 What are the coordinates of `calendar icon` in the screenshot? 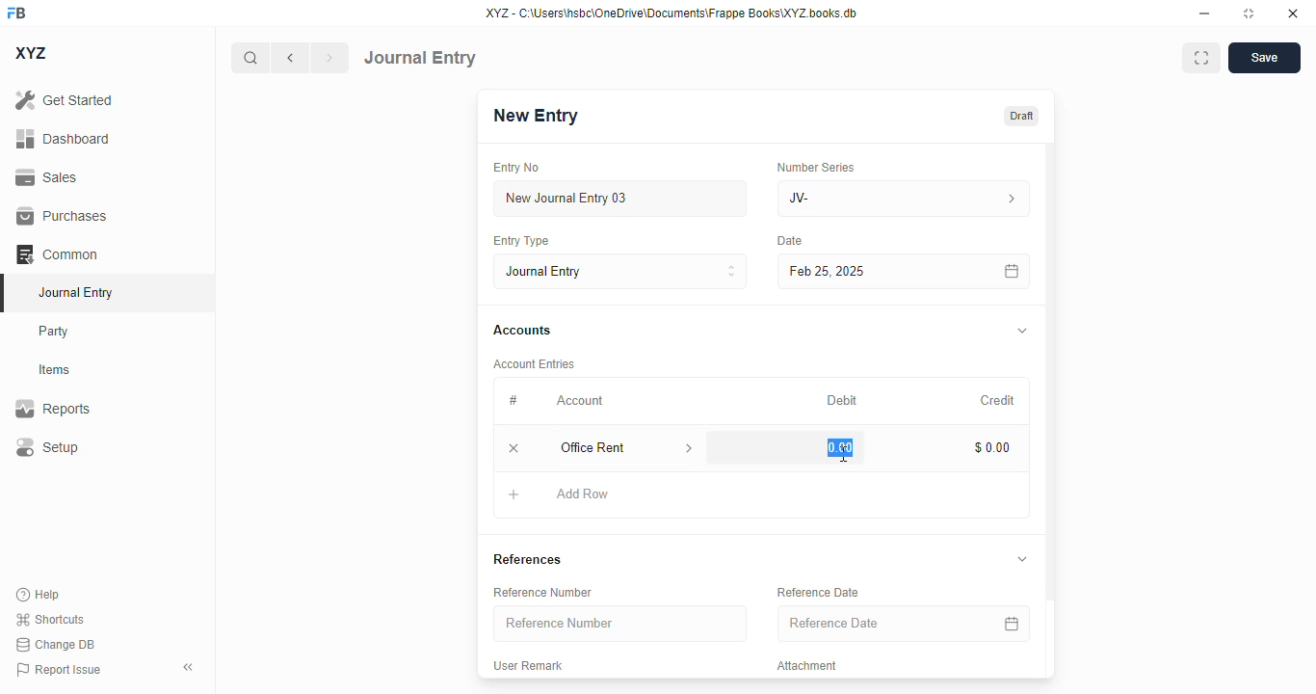 It's located at (1013, 272).